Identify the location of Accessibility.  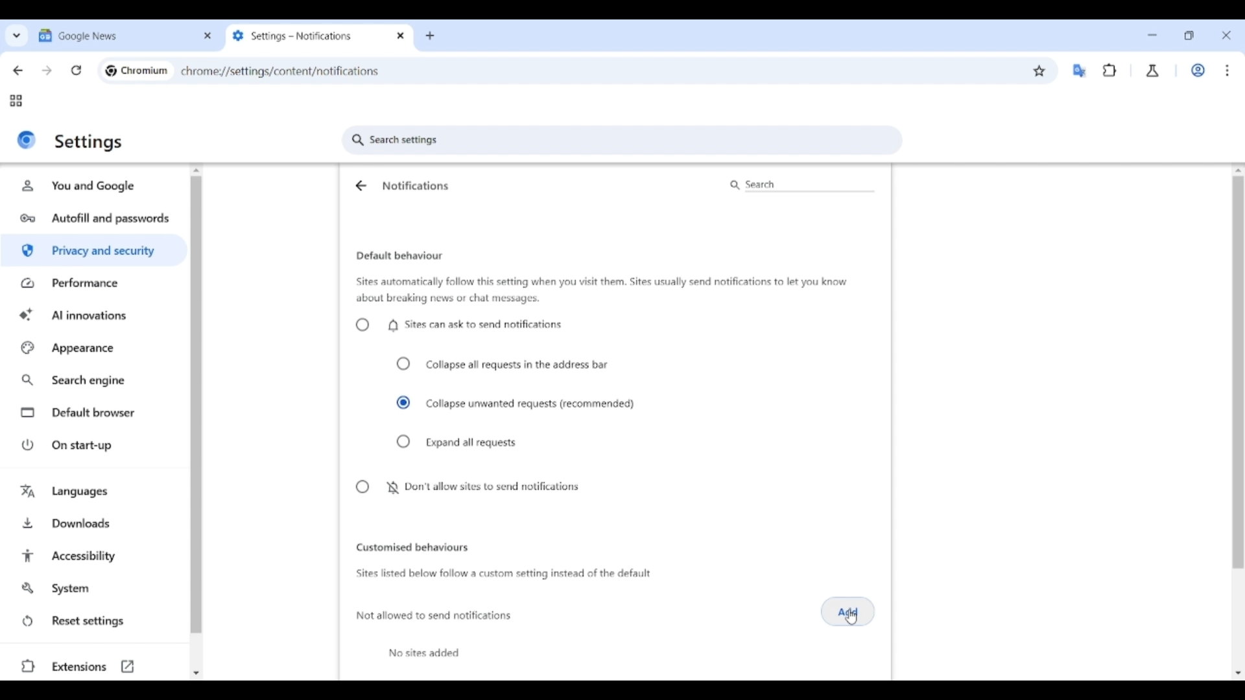
(95, 556).